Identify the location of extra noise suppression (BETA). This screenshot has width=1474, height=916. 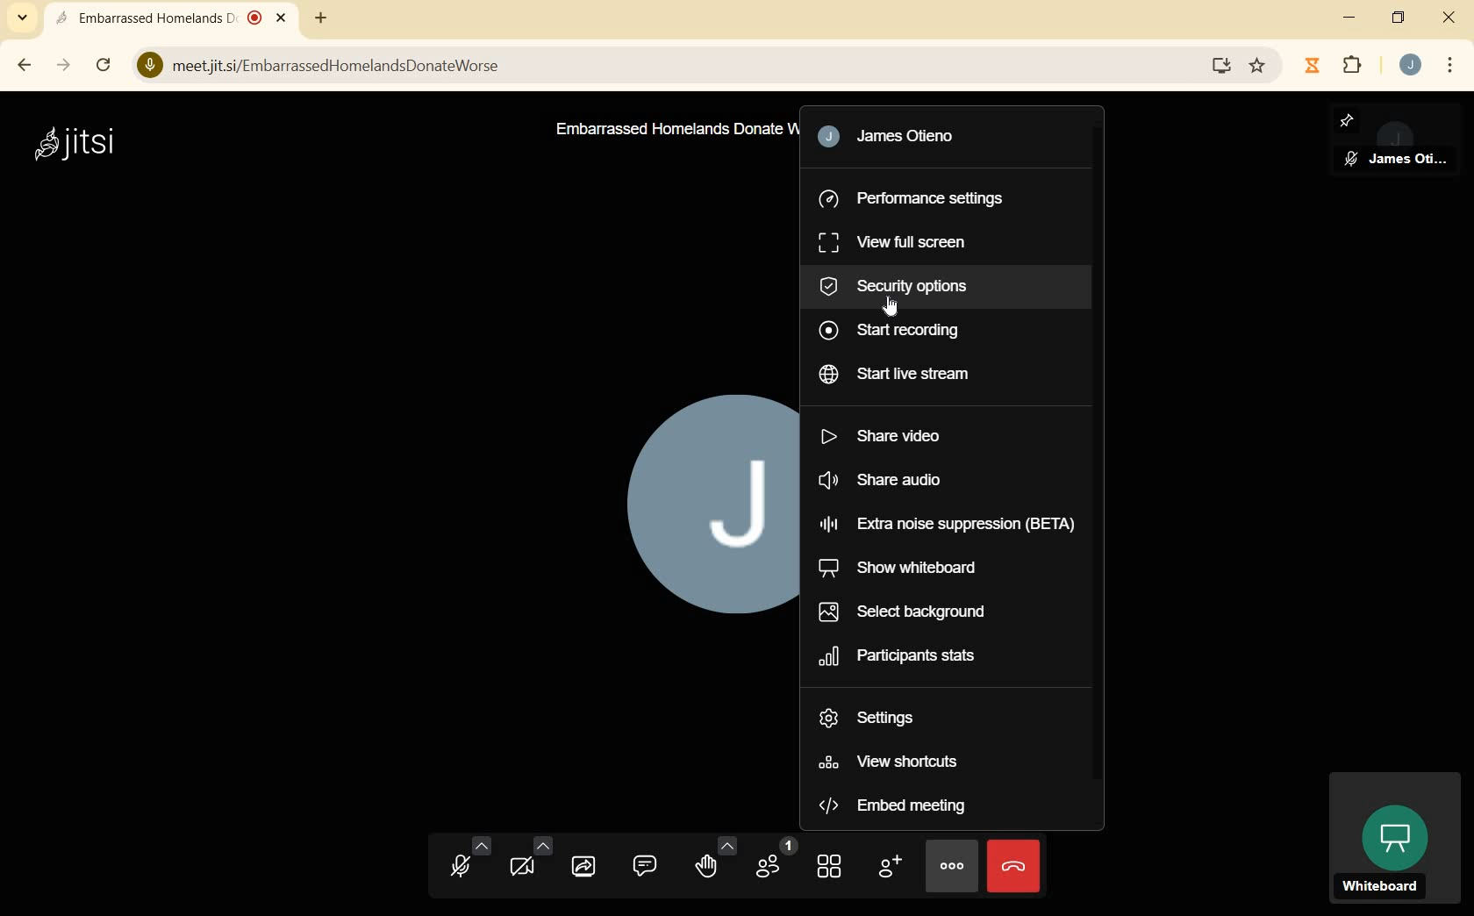
(944, 525).